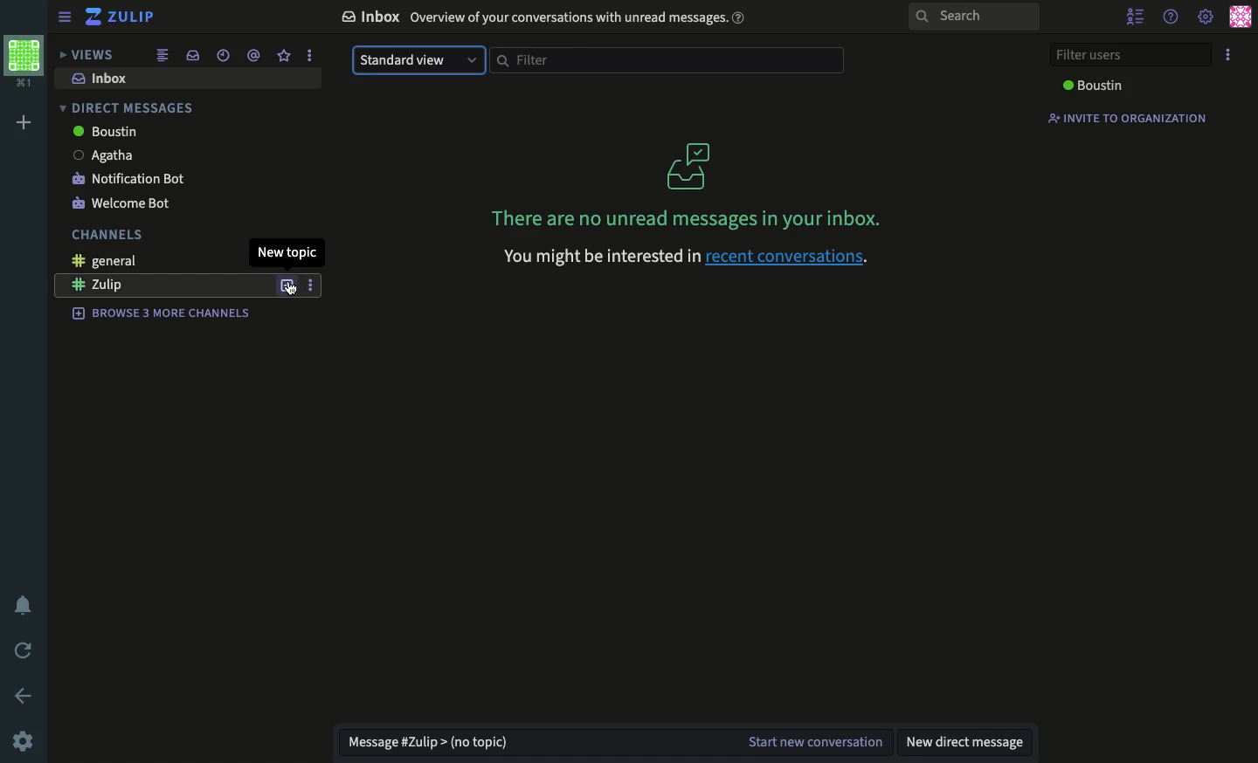 The width and height of the screenshot is (1258, 763). What do you see at coordinates (105, 155) in the screenshot?
I see `Agatha` at bounding box center [105, 155].